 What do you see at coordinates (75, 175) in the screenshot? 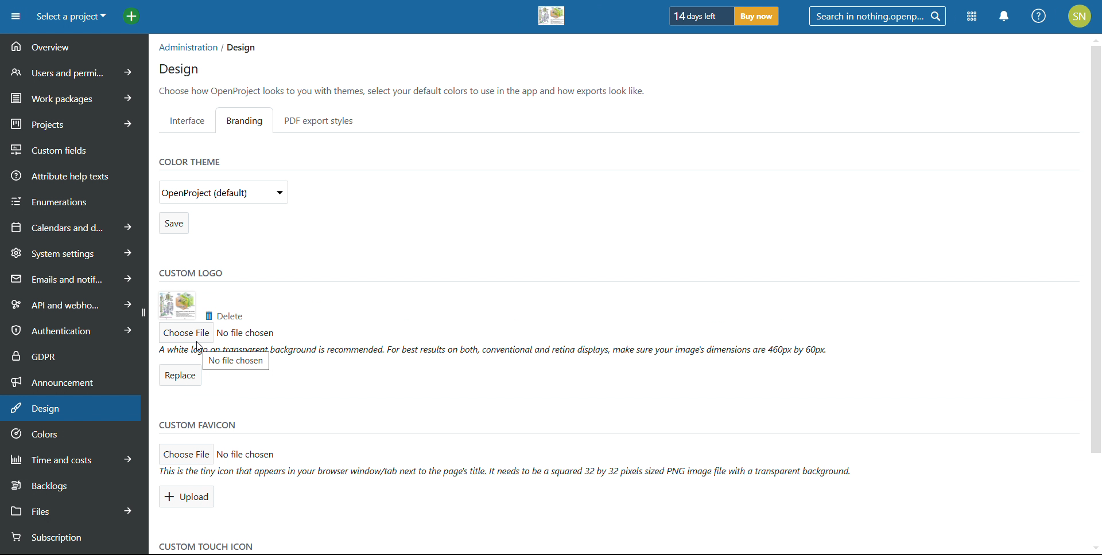
I see `attribute help texts` at bounding box center [75, 175].